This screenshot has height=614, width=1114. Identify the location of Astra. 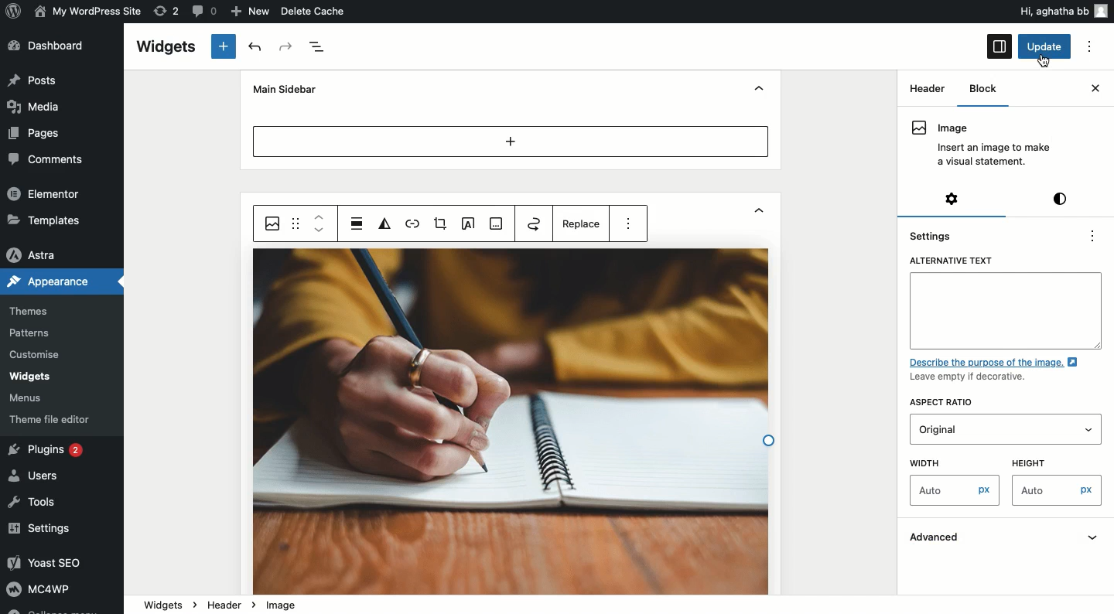
(34, 256).